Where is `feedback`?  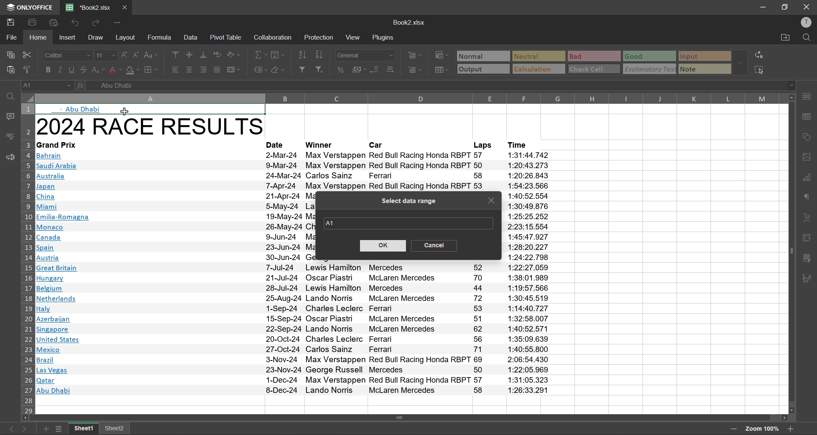
feedback is located at coordinates (11, 160).